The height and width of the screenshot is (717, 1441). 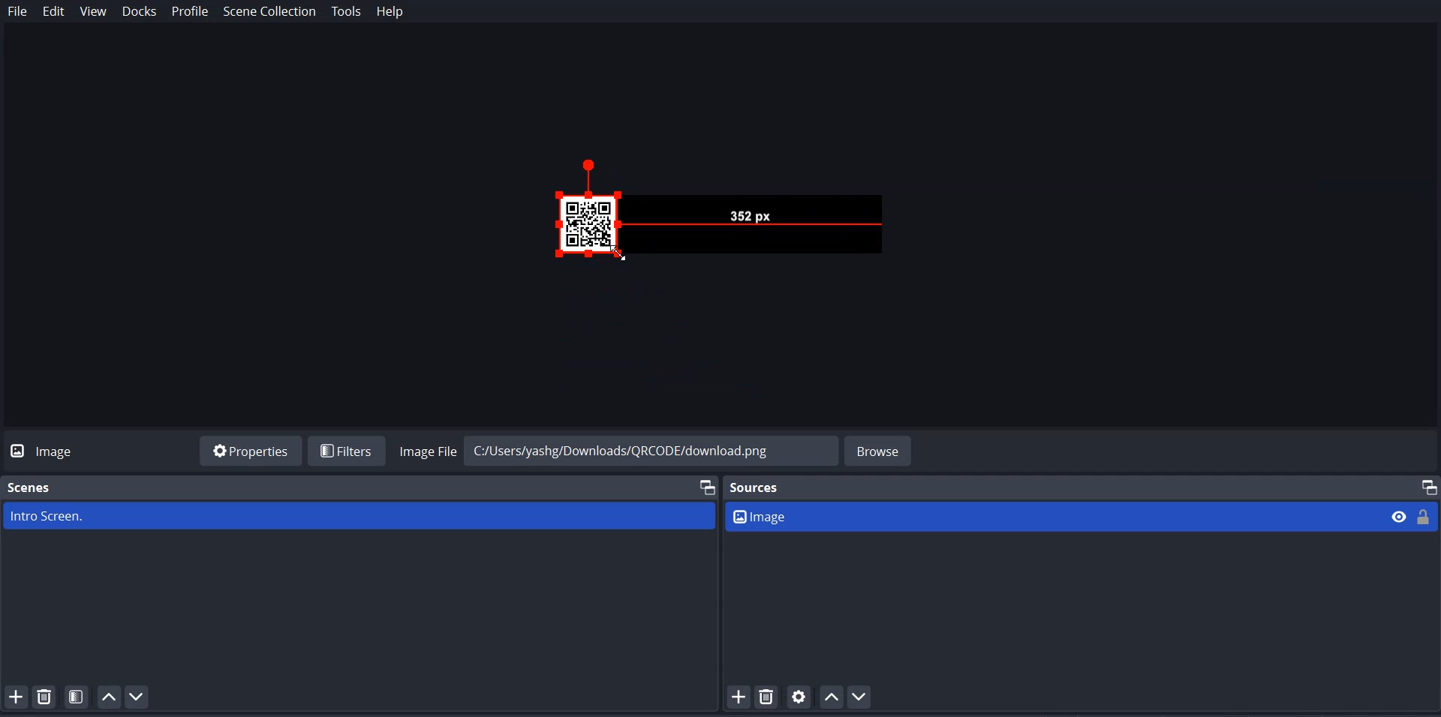 What do you see at coordinates (47, 697) in the screenshot?
I see `Remove Selected Scene` at bounding box center [47, 697].